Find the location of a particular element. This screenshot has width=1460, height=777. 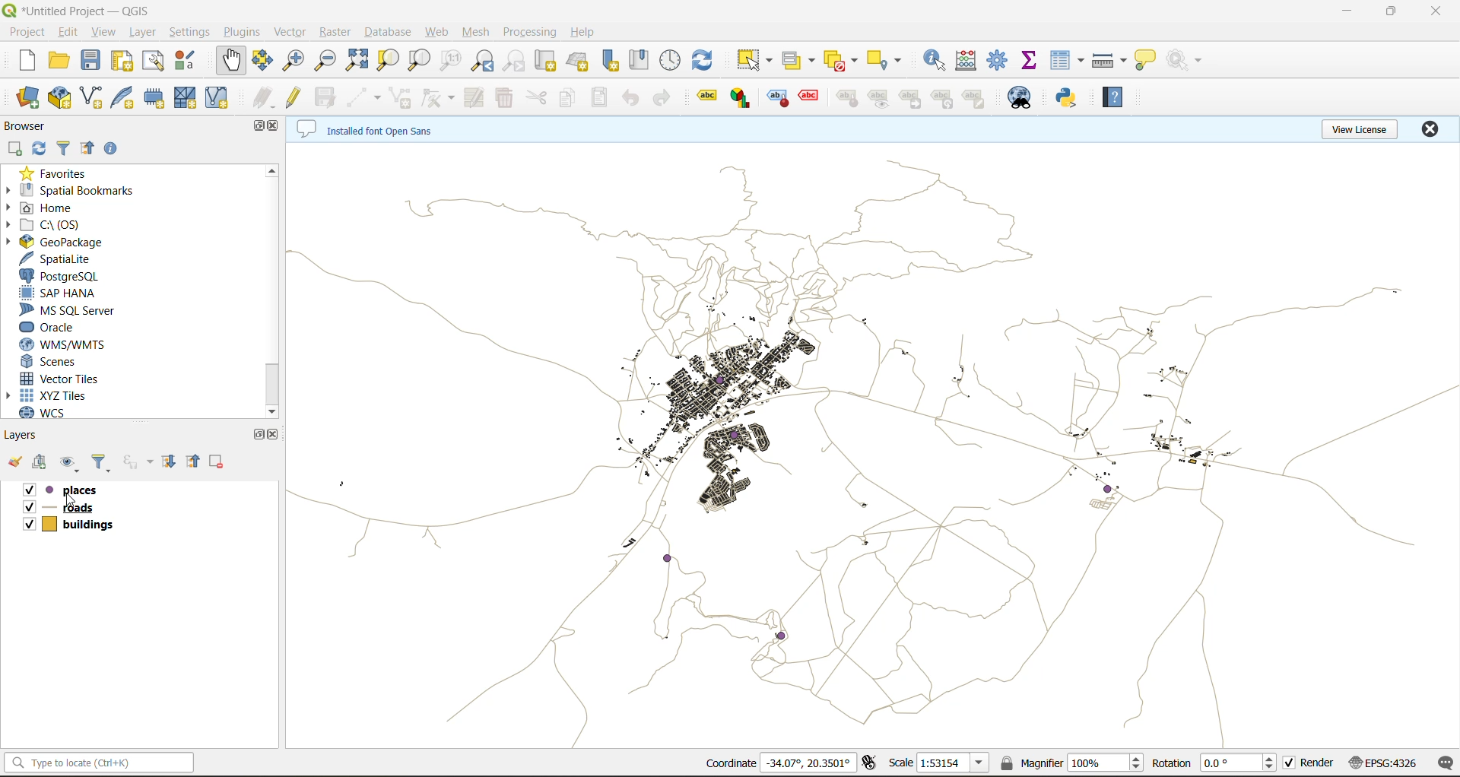

render is located at coordinates (1307, 763).